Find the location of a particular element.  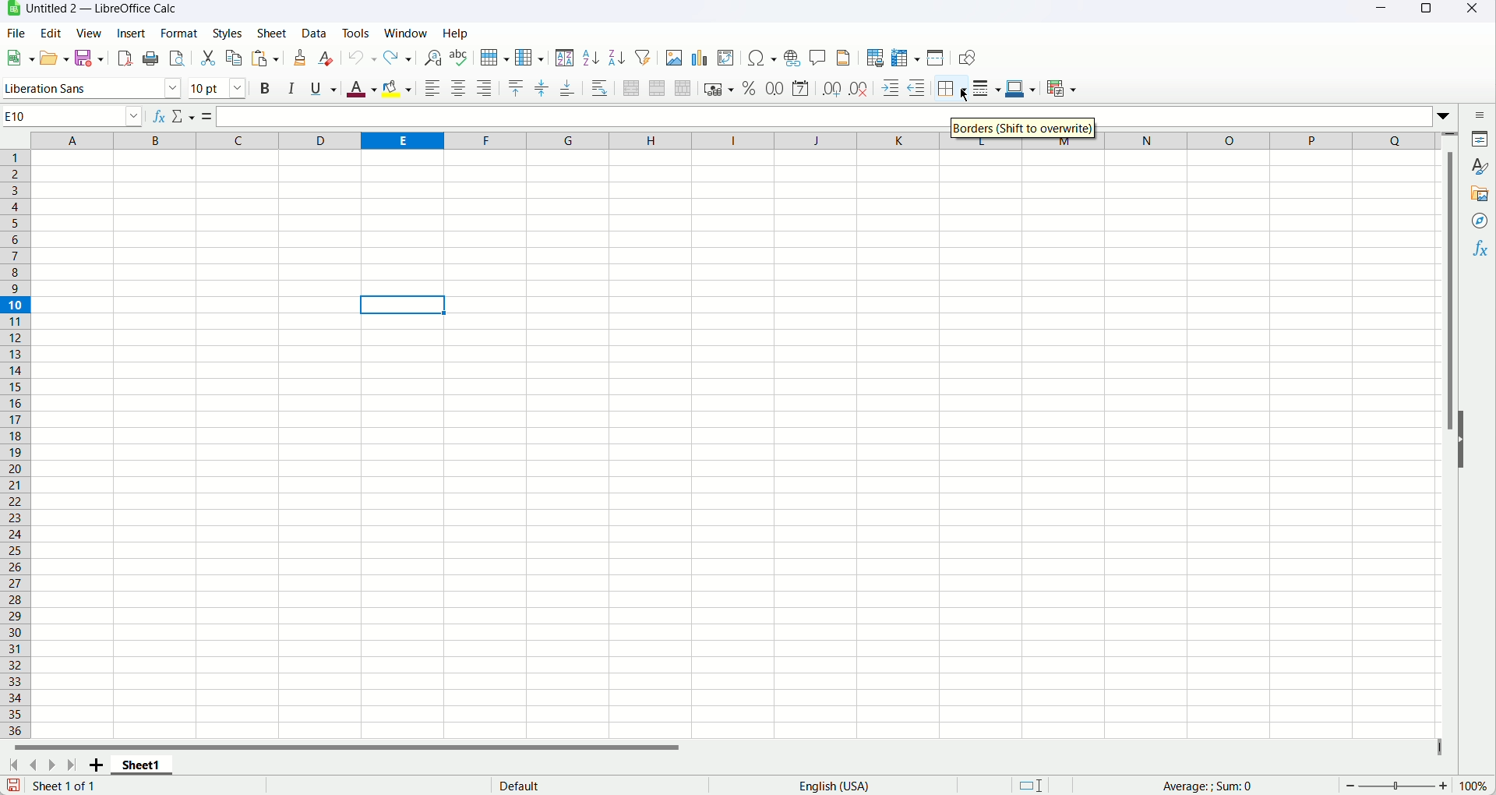

Split window is located at coordinates (937, 58).